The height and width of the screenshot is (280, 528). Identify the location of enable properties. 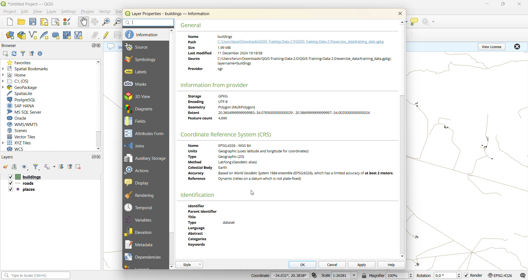
(40, 54).